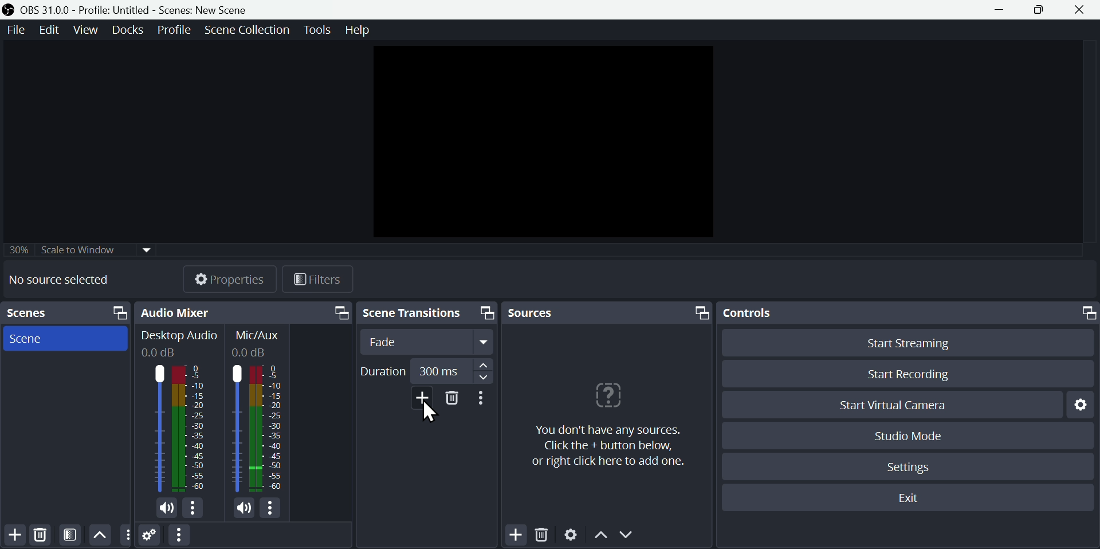  I want to click on Settings, so click(150, 537).